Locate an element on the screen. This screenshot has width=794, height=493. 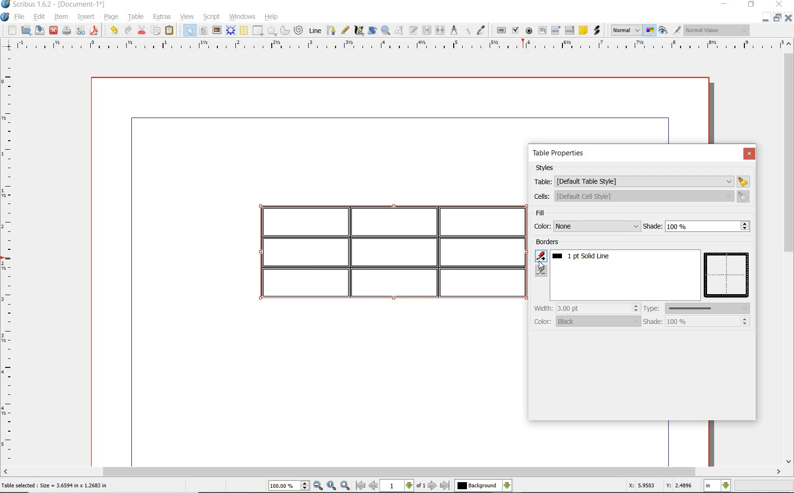
eye dropper is located at coordinates (482, 31).